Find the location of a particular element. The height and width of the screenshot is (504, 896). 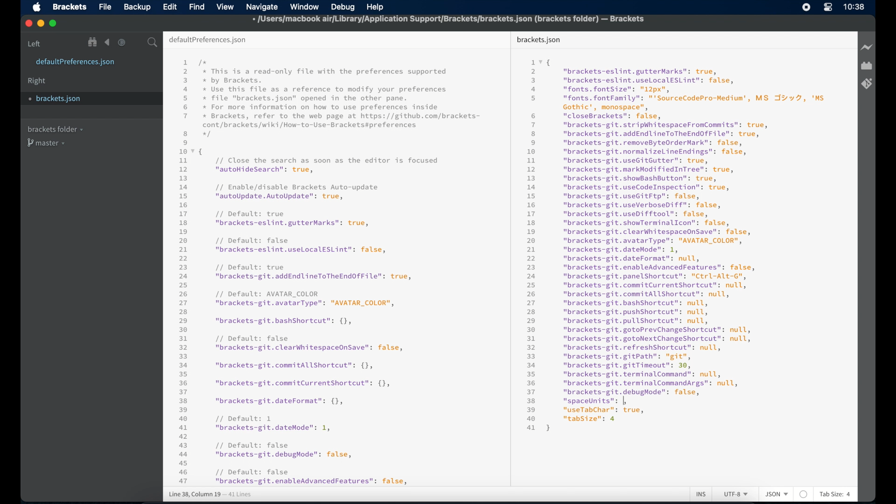

split the editor vertical or horizontal is located at coordinates (137, 43).